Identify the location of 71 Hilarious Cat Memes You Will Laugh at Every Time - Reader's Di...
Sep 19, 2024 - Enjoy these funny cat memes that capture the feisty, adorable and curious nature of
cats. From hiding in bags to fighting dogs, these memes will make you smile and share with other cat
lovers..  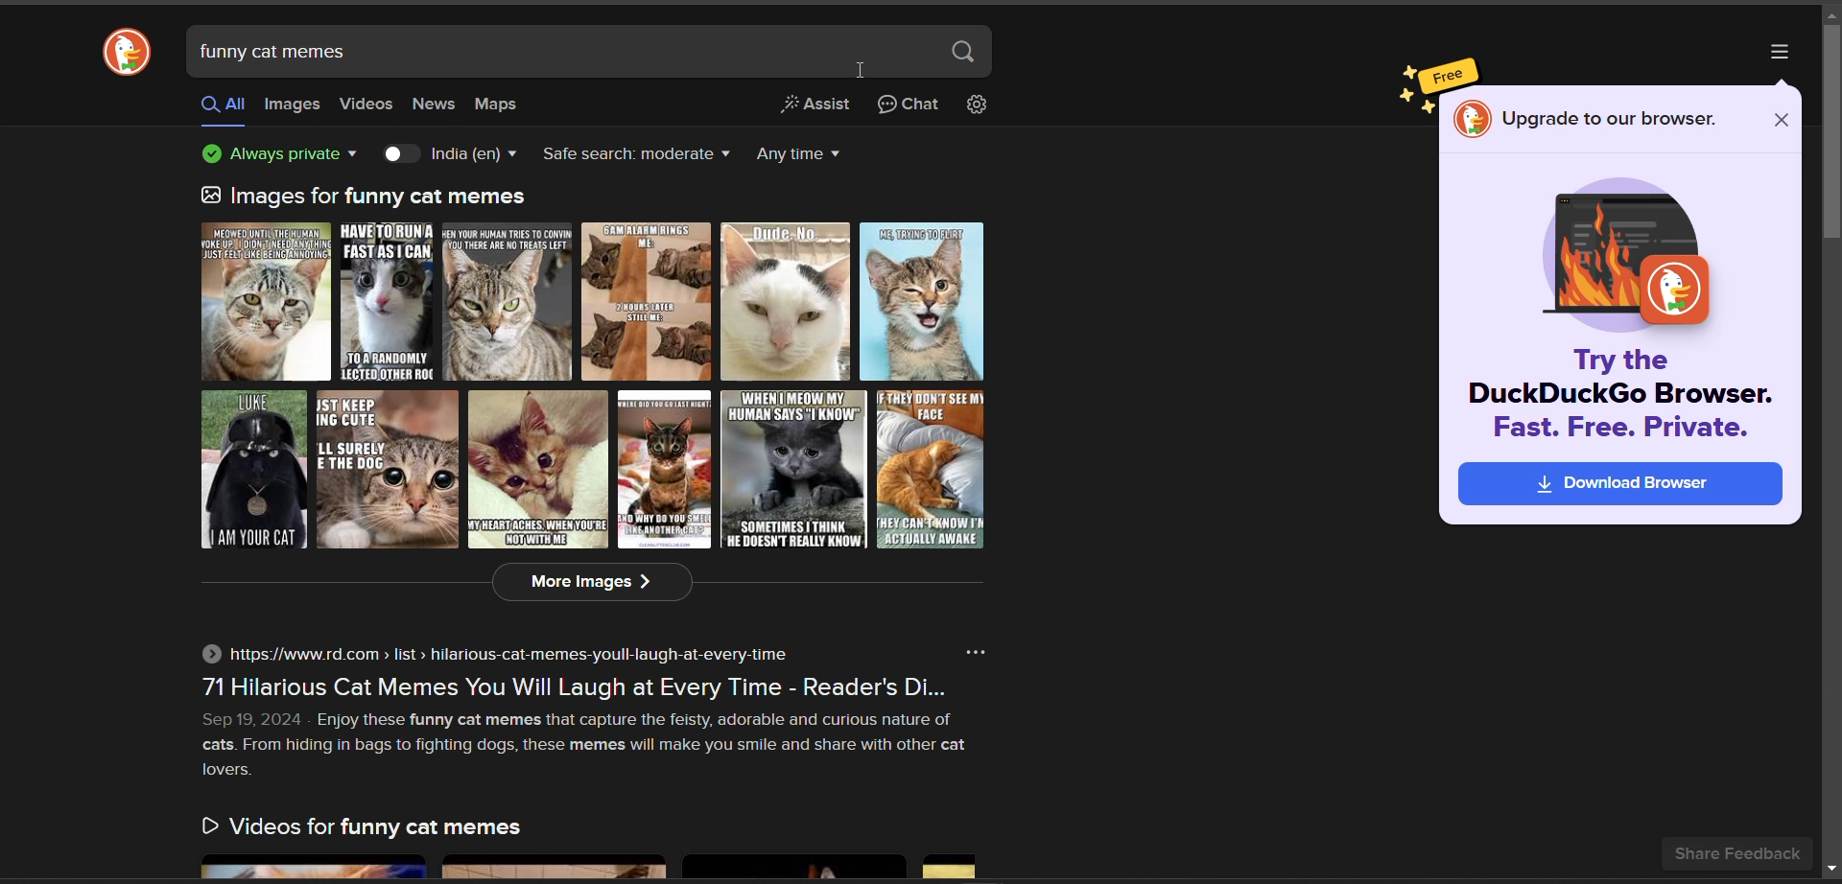
(586, 731).